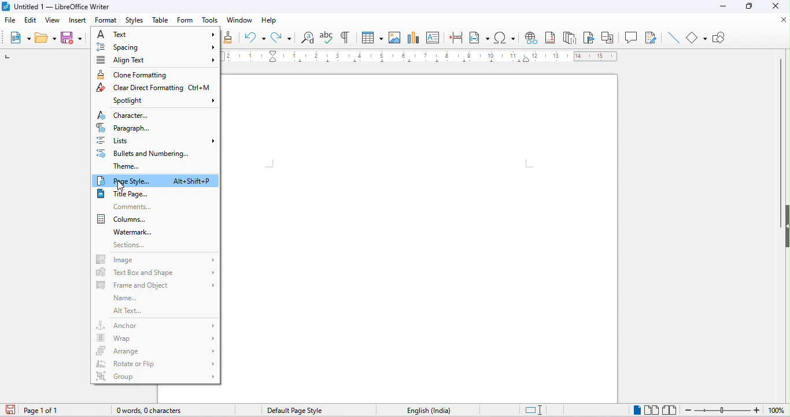  What do you see at coordinates (414, 37) in the screenshot?
I see `chart` at bounding box center [414, 37].